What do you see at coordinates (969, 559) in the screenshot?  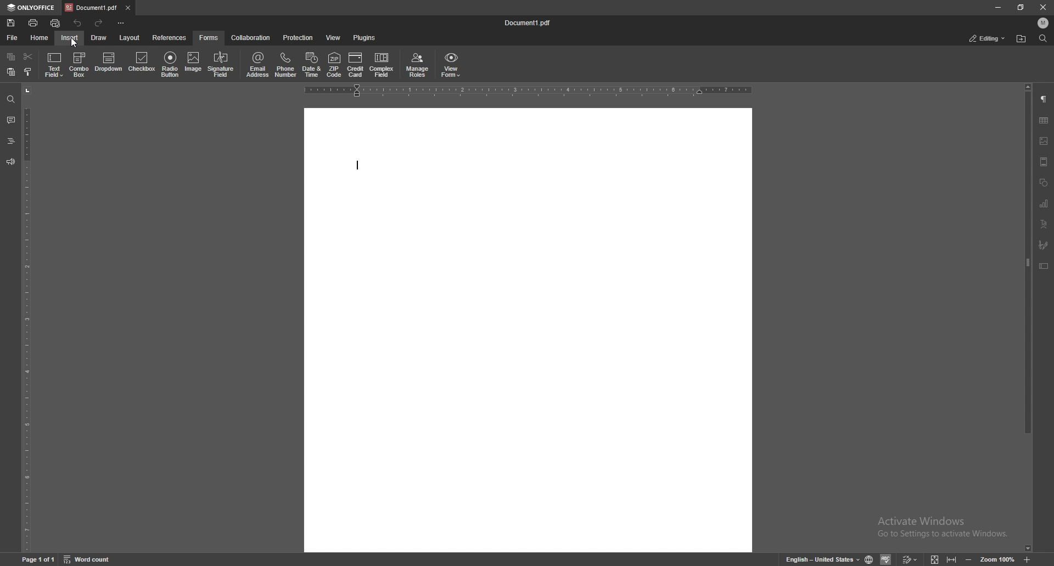 I see `zoom out` at bounding box center [969, 559].